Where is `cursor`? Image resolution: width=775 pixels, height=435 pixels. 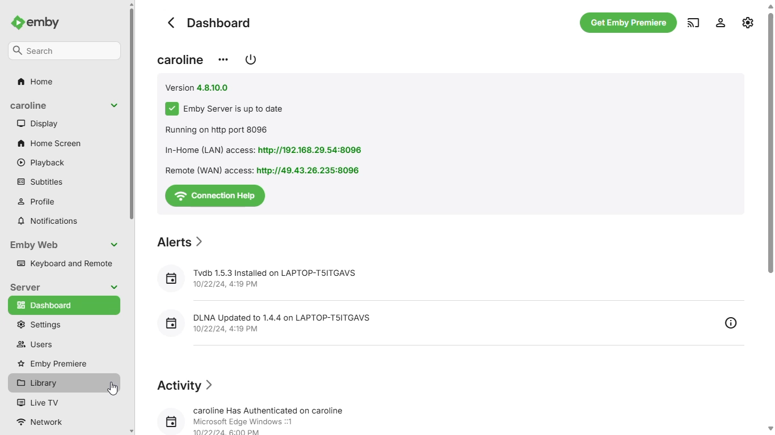
cursor is located at coordinates (112, 389).